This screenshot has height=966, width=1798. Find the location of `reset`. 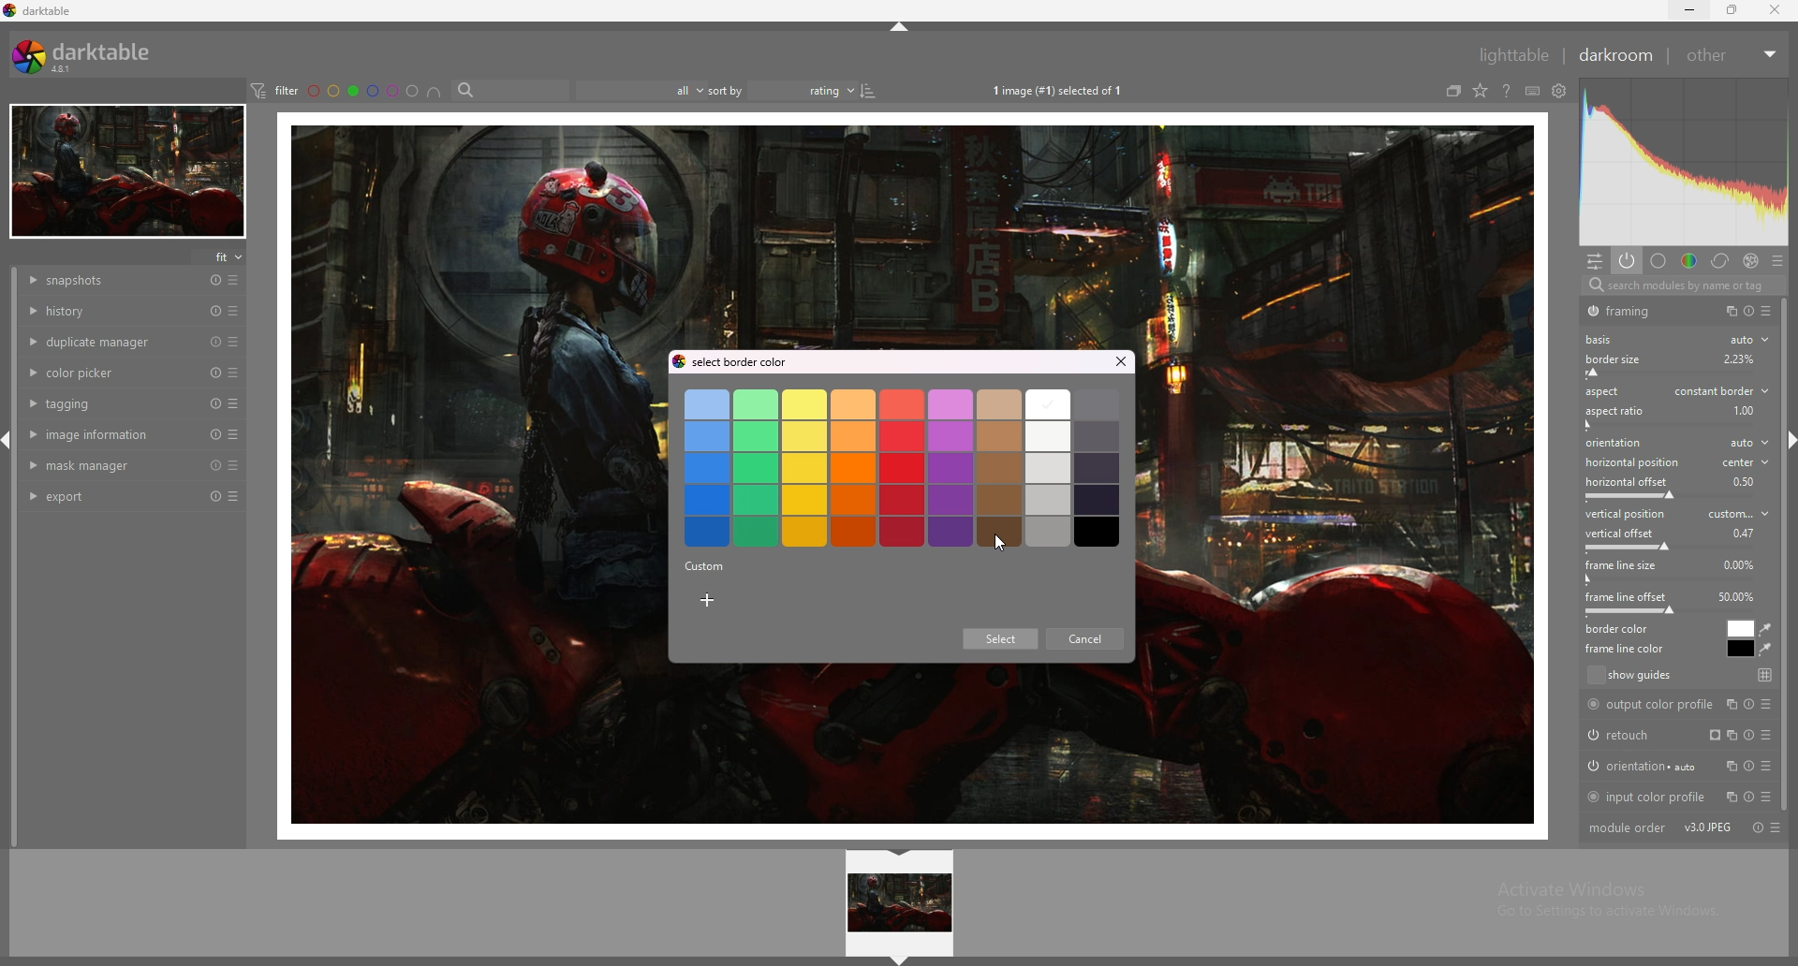

reset is located at coordinates (214, 311).